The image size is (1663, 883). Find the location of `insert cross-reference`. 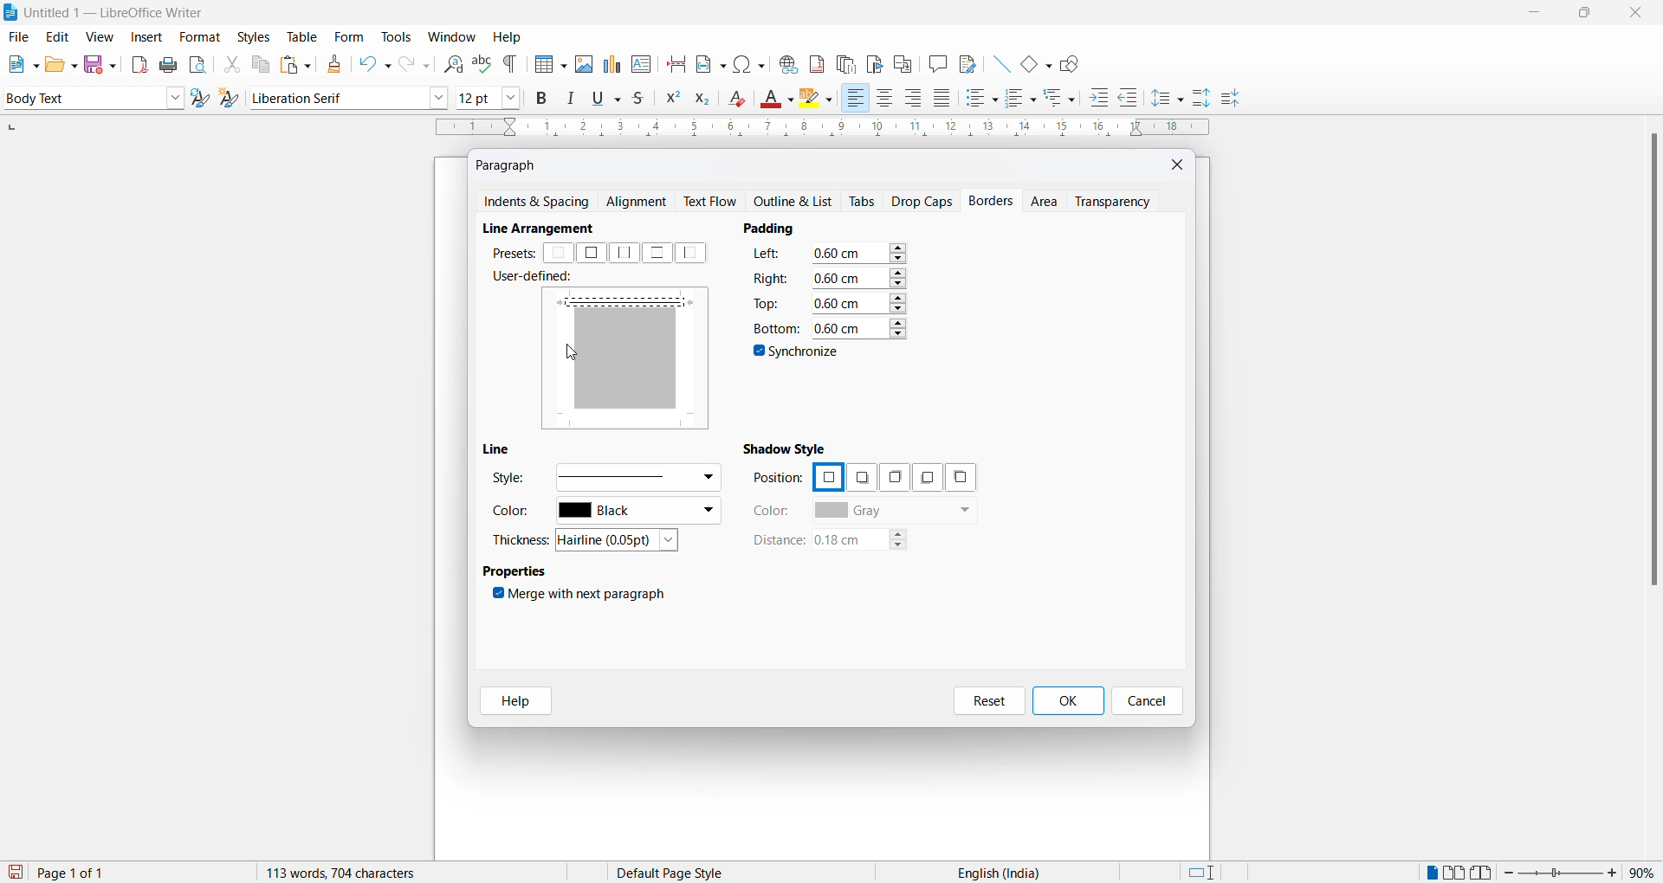

insert cross-reference is located at coordinates (966, 62).